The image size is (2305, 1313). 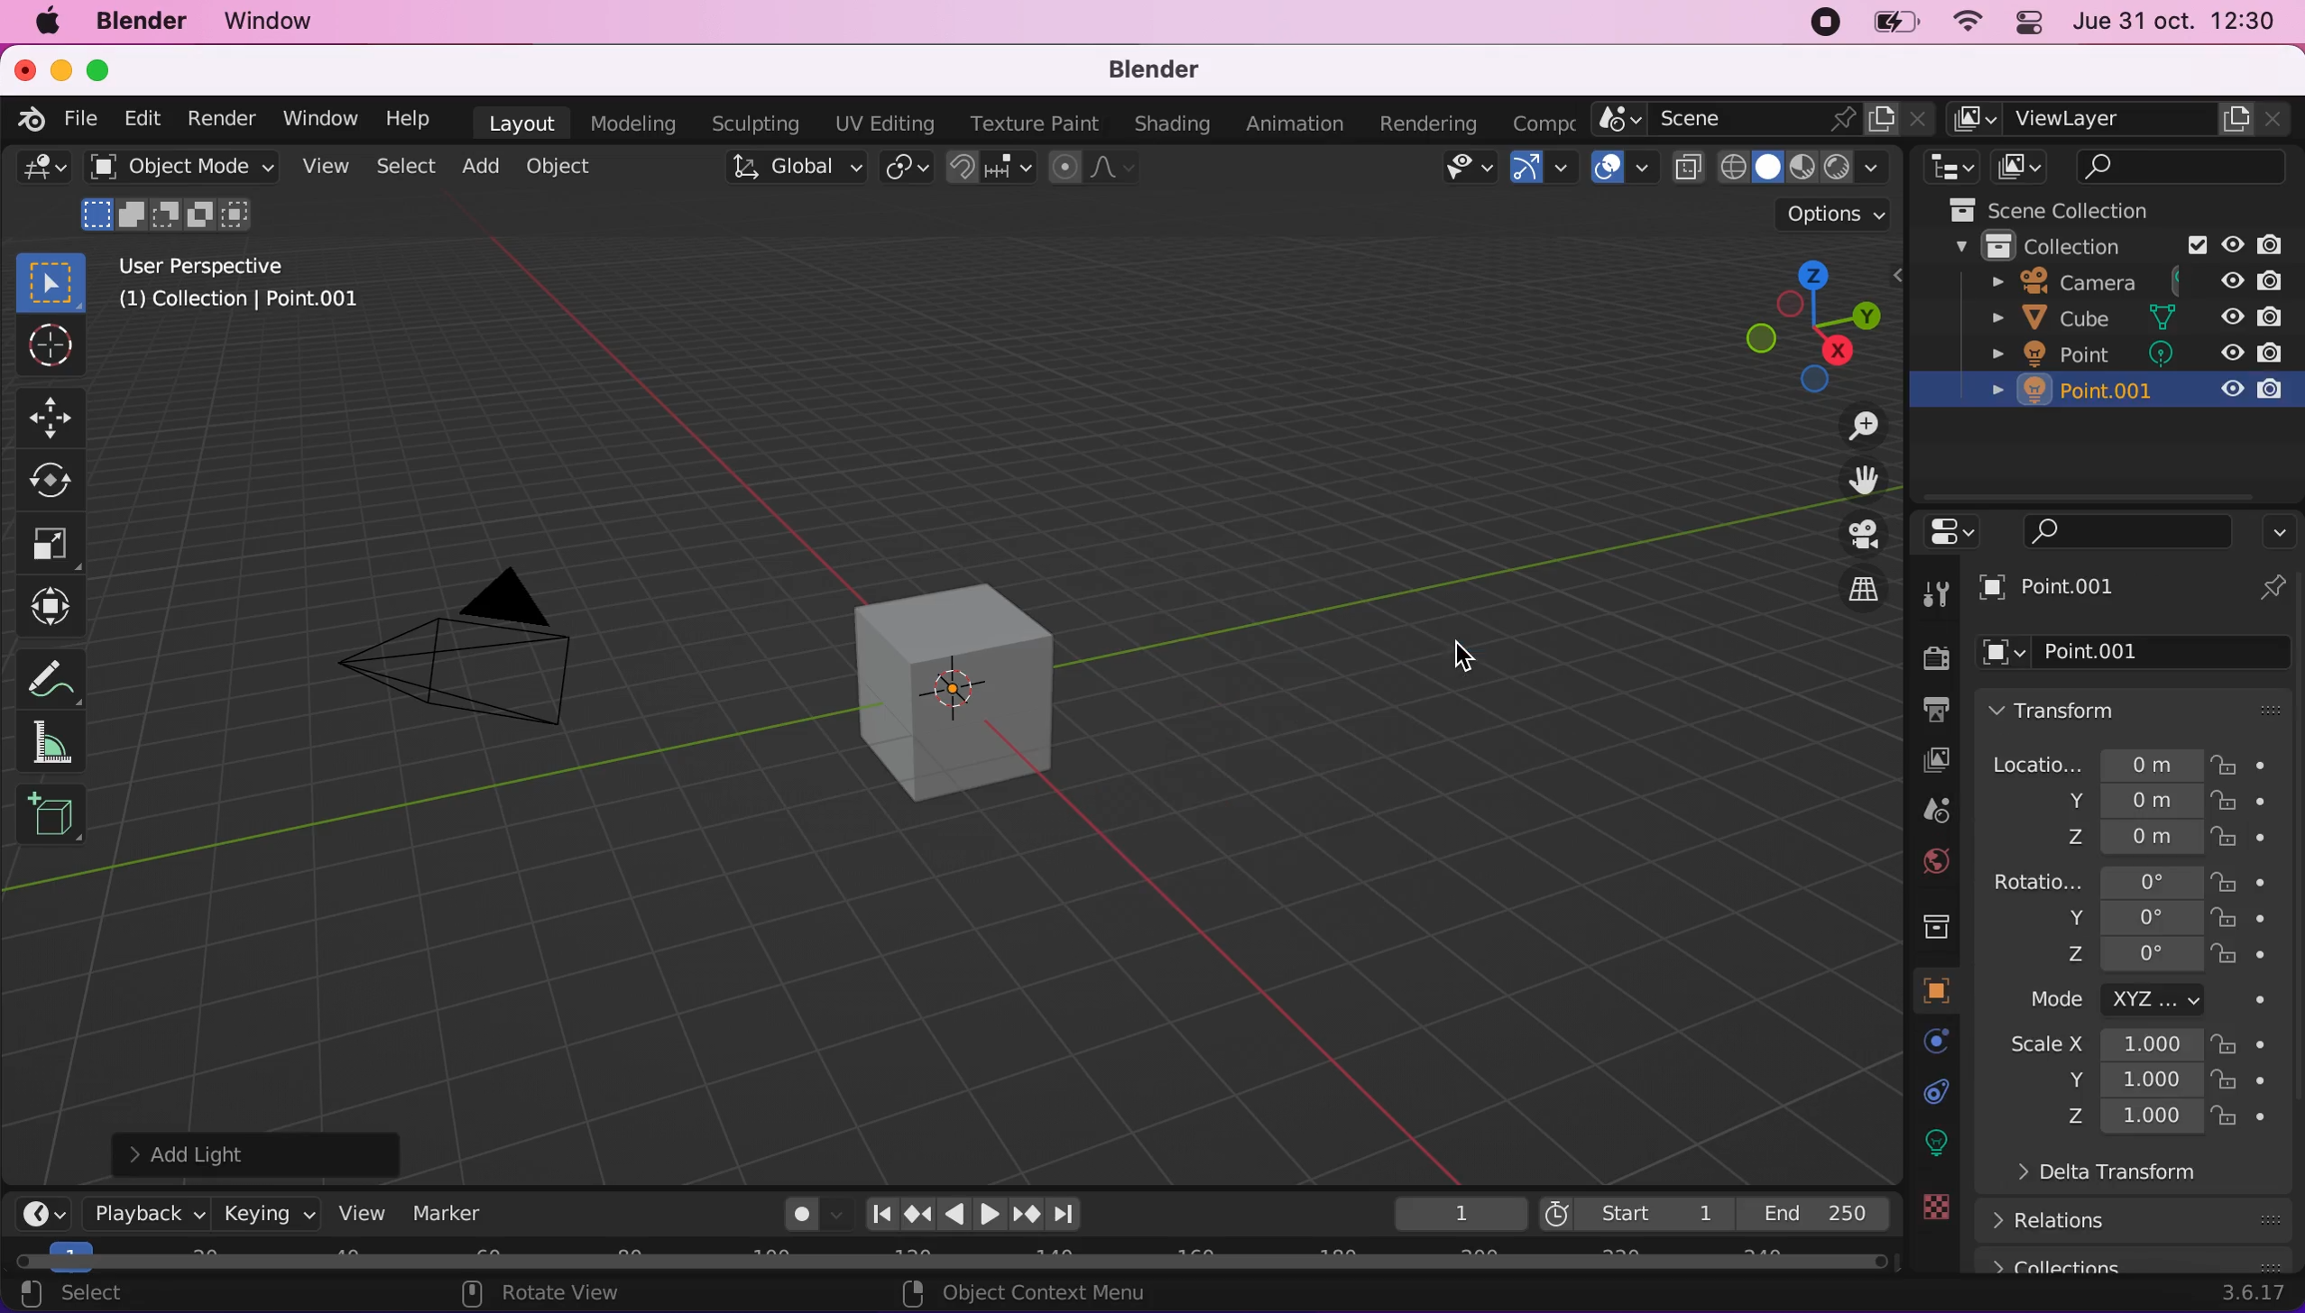 What do you see at coordinates (967, 677) in the screenshot?
I see `point light` at bounding box center [967, 677].